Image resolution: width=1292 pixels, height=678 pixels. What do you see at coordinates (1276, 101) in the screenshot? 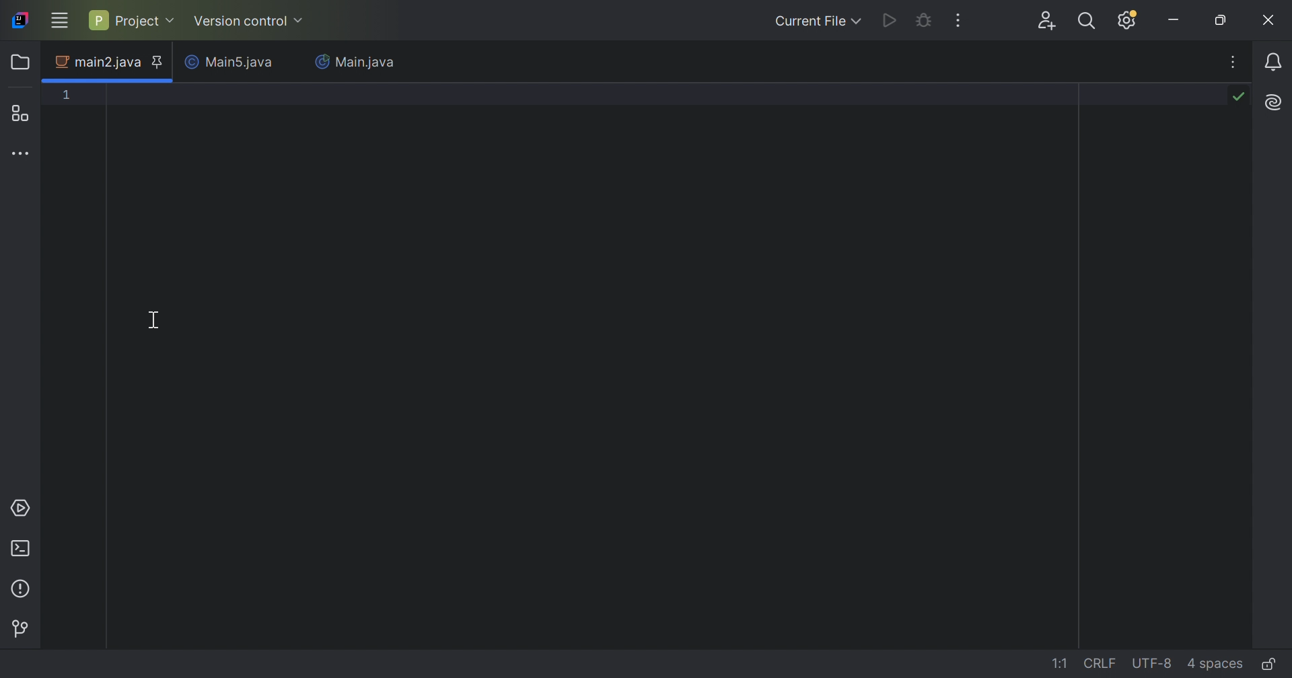
I see `AI Assistant` at bounding box center [1276, 101].